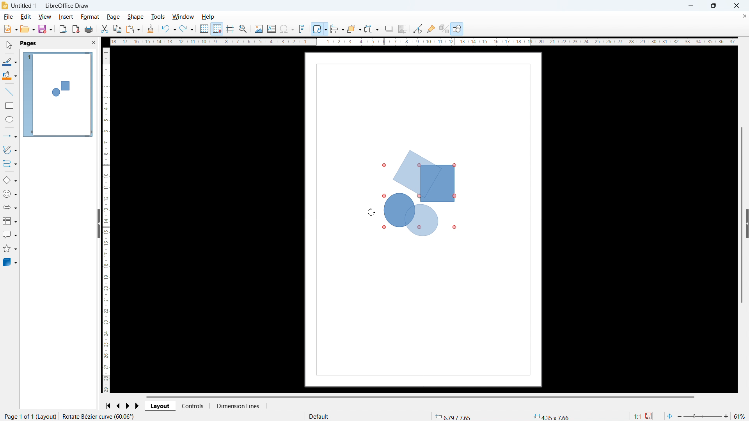  I want to click on shape , so click(136, 17).